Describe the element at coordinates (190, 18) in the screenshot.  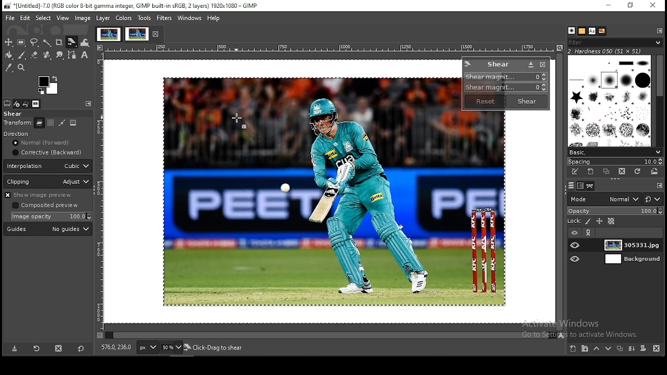
I see `windows` at that location.